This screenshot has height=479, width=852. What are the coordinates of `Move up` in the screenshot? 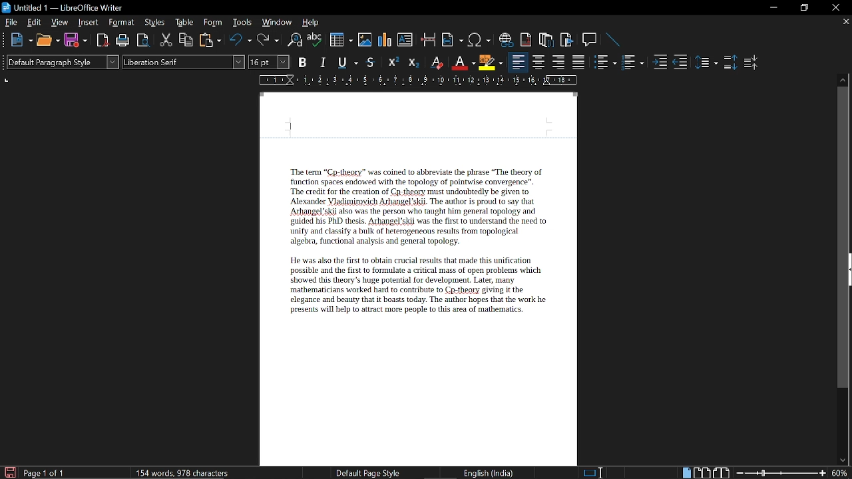 It's located at (843, 79).